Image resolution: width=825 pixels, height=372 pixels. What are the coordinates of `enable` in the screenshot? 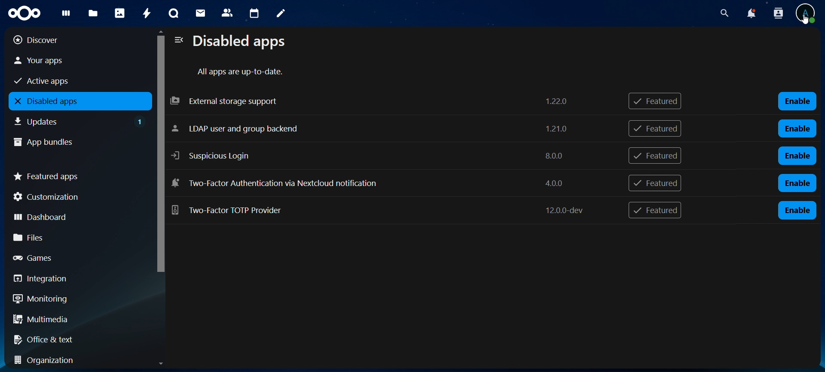 It's located at (798, 128).